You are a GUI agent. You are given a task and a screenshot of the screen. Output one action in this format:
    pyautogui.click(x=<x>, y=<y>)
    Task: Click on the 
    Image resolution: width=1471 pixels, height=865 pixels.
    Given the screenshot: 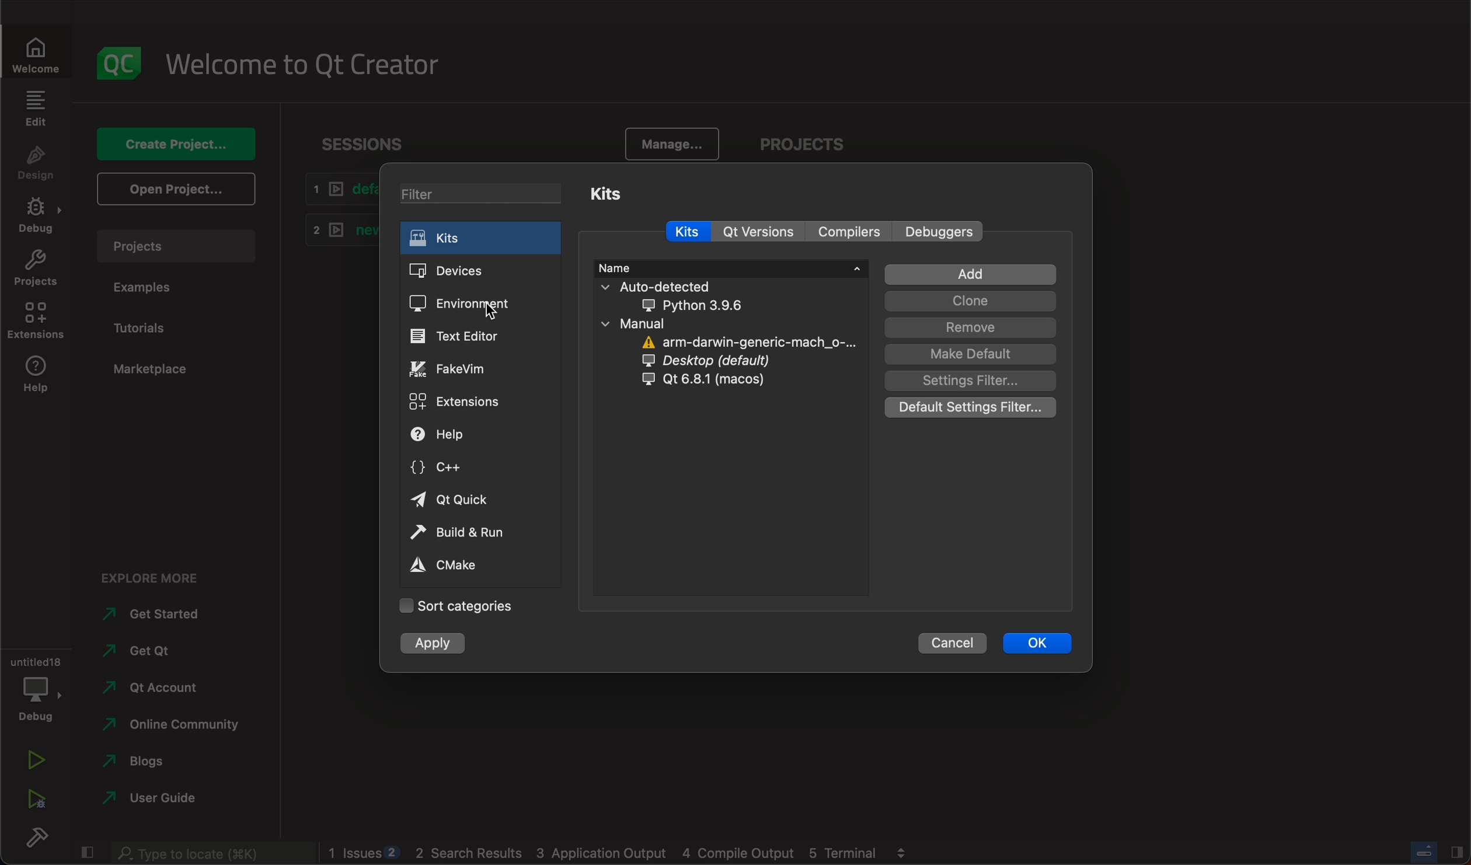 What is the action you would take?
    pyautogui.click(x=208, y=853)
    